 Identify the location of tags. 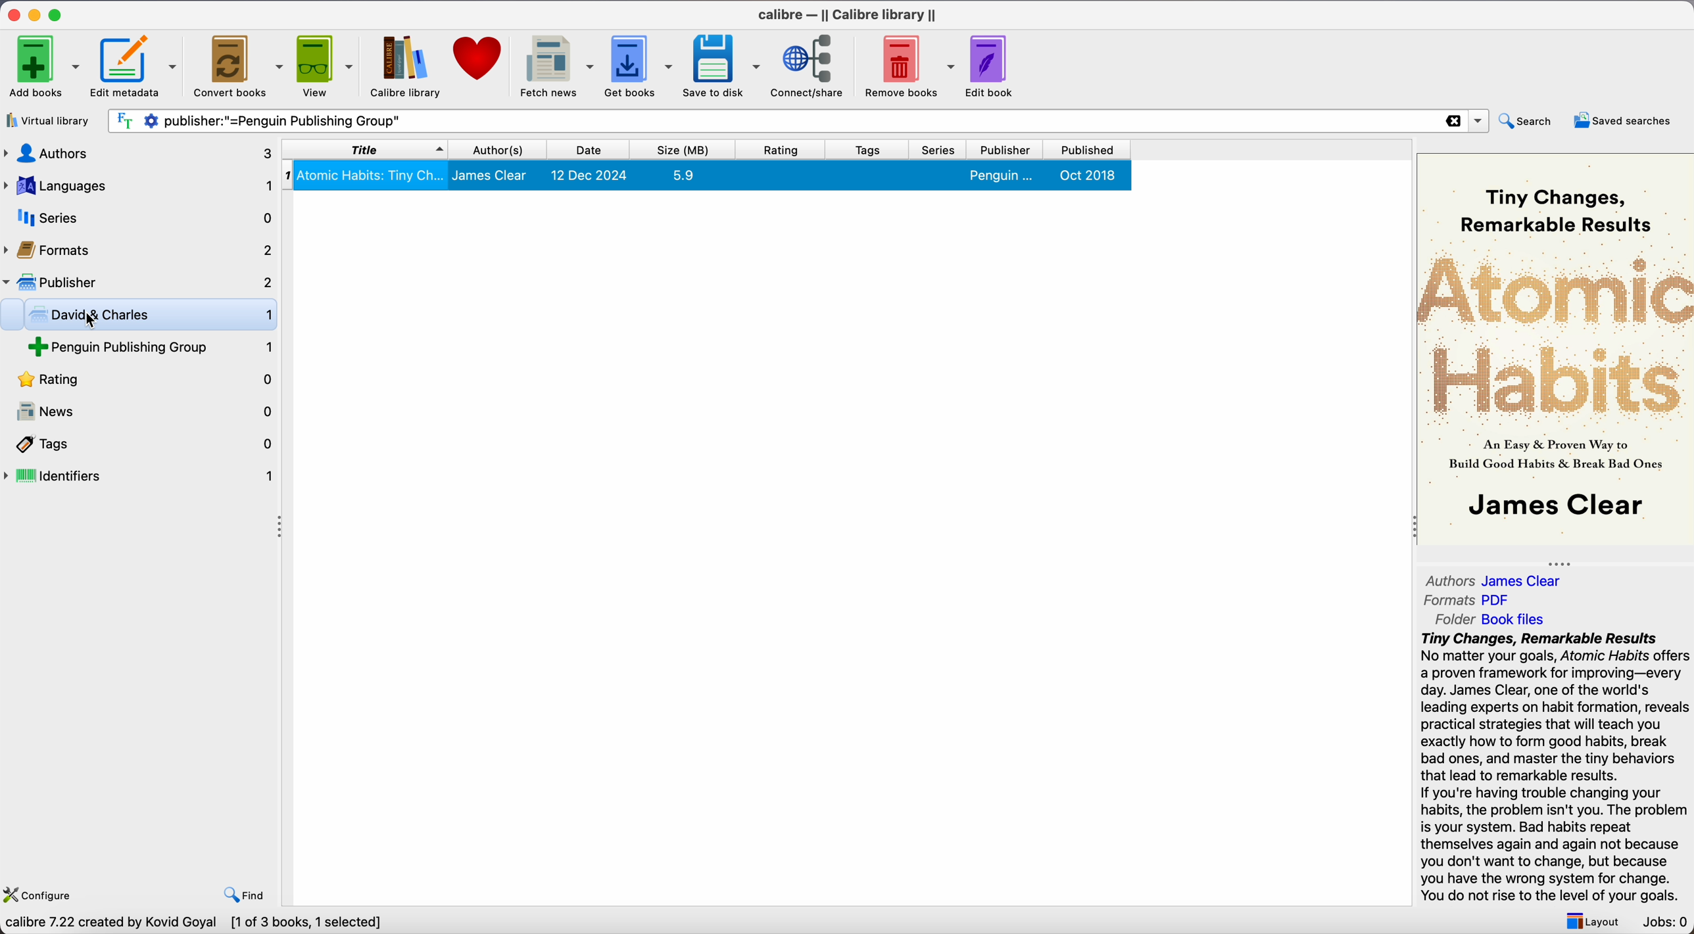
(141, 444).